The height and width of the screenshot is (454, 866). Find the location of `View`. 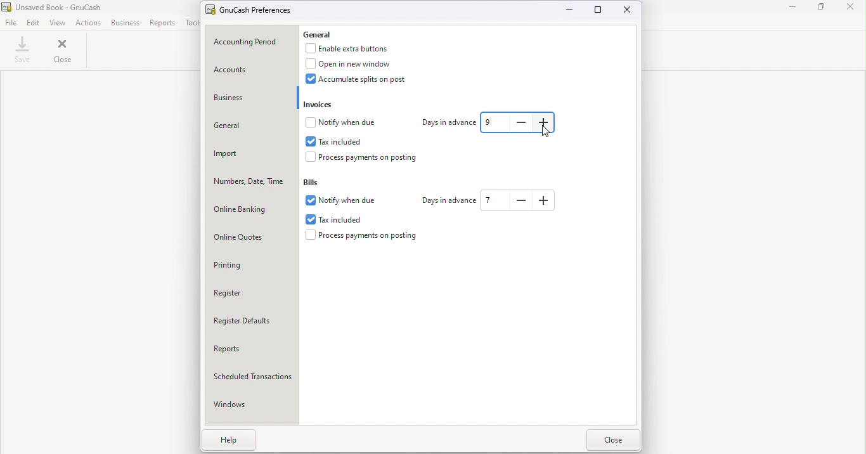

View is located at coordinates (58, 22).